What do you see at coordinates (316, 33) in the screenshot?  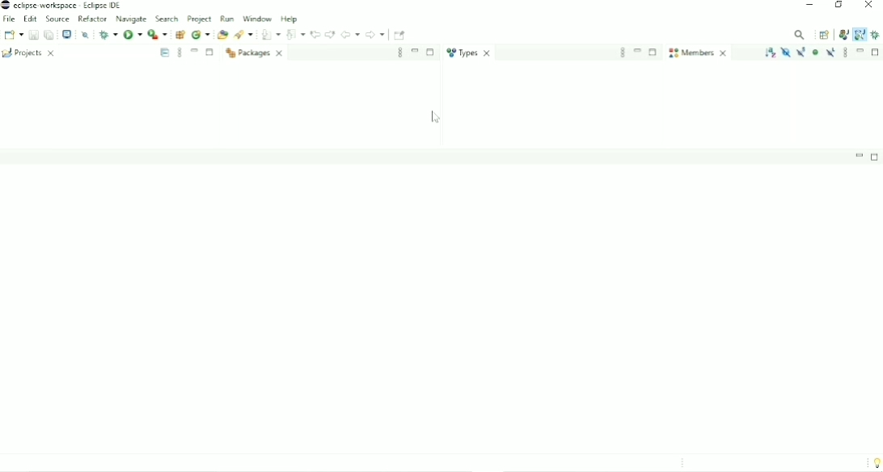 I see `Previous edit location` at bounding box center [316, 33].